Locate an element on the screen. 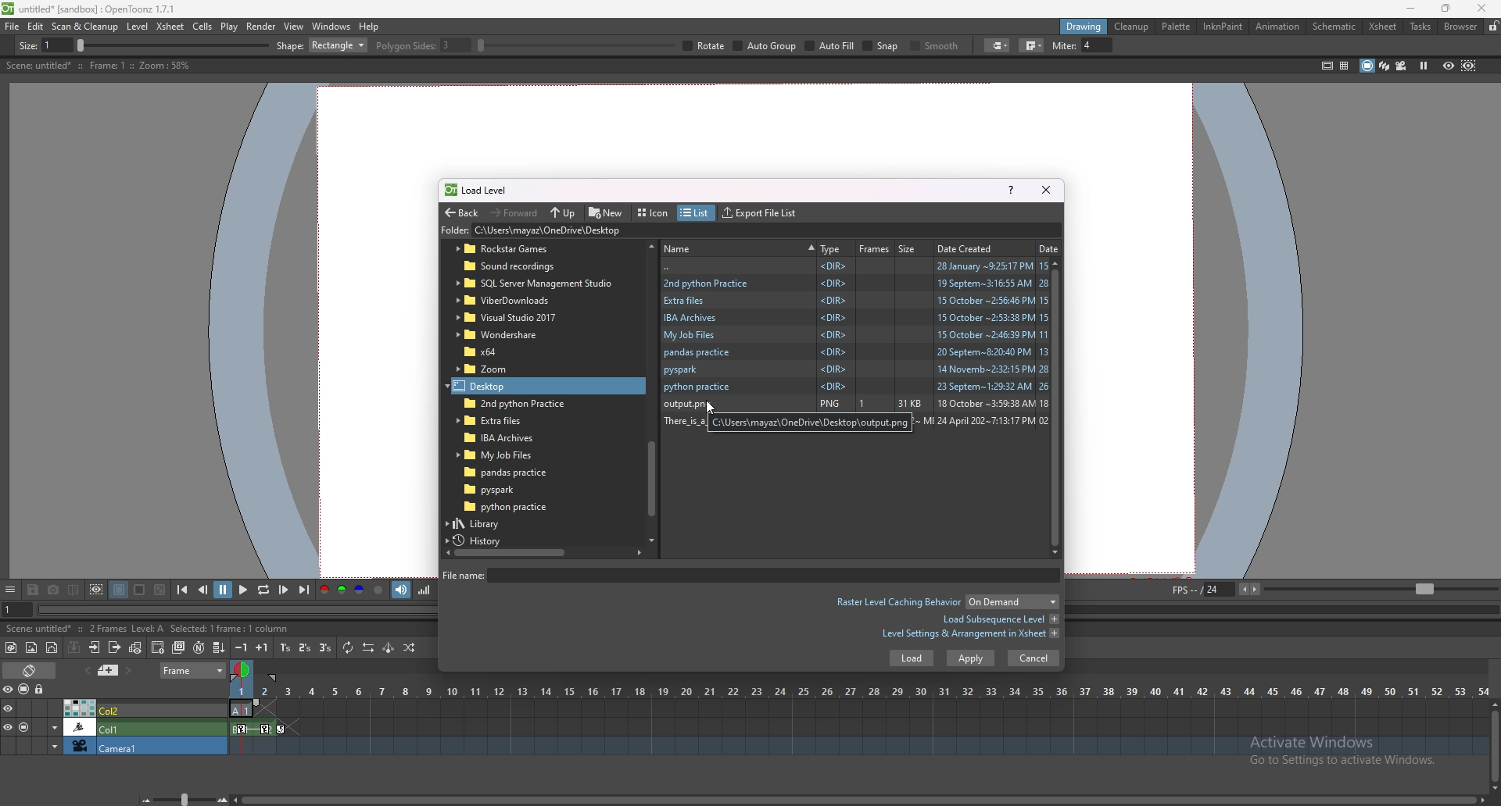 Image resolution: width=1501 pixels, height=806 pixels. rotate bar is located at coordinates (890, 45).